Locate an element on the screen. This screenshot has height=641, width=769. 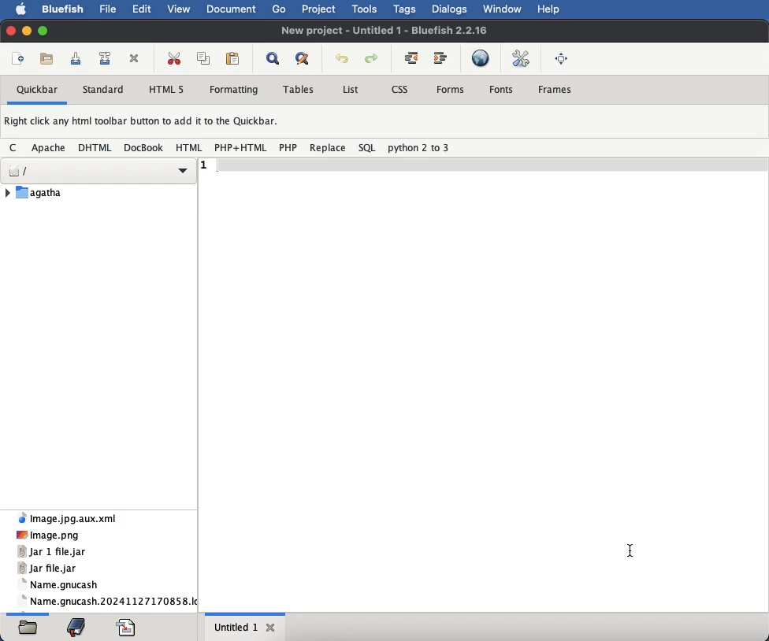
file is located at coordinates (110, 9).